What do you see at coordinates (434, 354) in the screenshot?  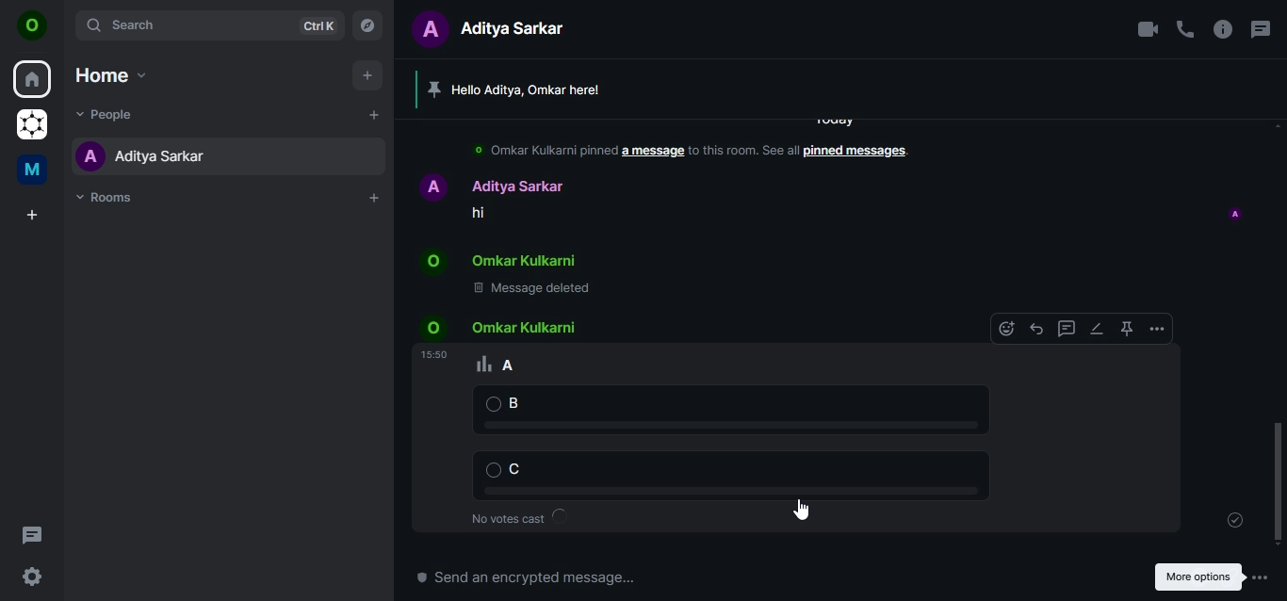 I see `15:50` at bounding box center [434, 354].